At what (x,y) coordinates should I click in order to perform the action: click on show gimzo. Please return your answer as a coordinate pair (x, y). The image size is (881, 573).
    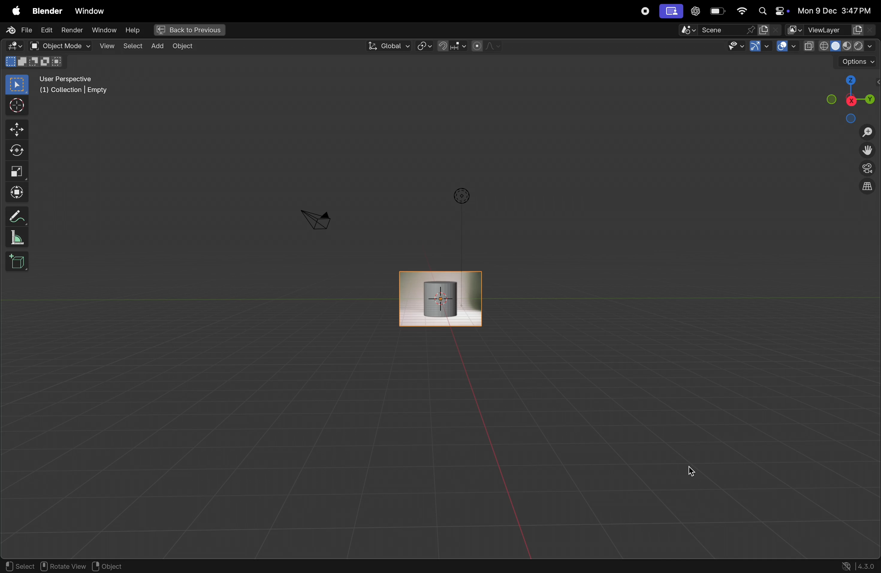
    Looking at the image, I should click on (761, 47).